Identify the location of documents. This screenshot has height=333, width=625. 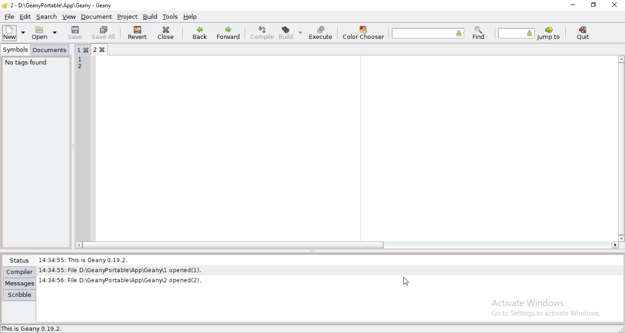
(50, 50).